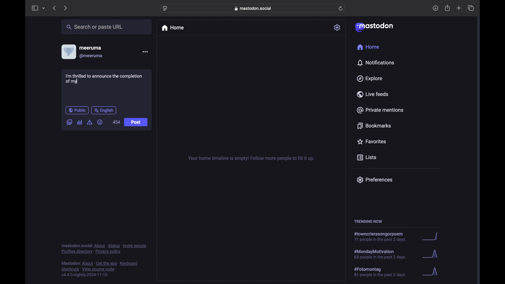  Describe the element at coordinates (448, 8) in the screenshot. I see `share` at that location.